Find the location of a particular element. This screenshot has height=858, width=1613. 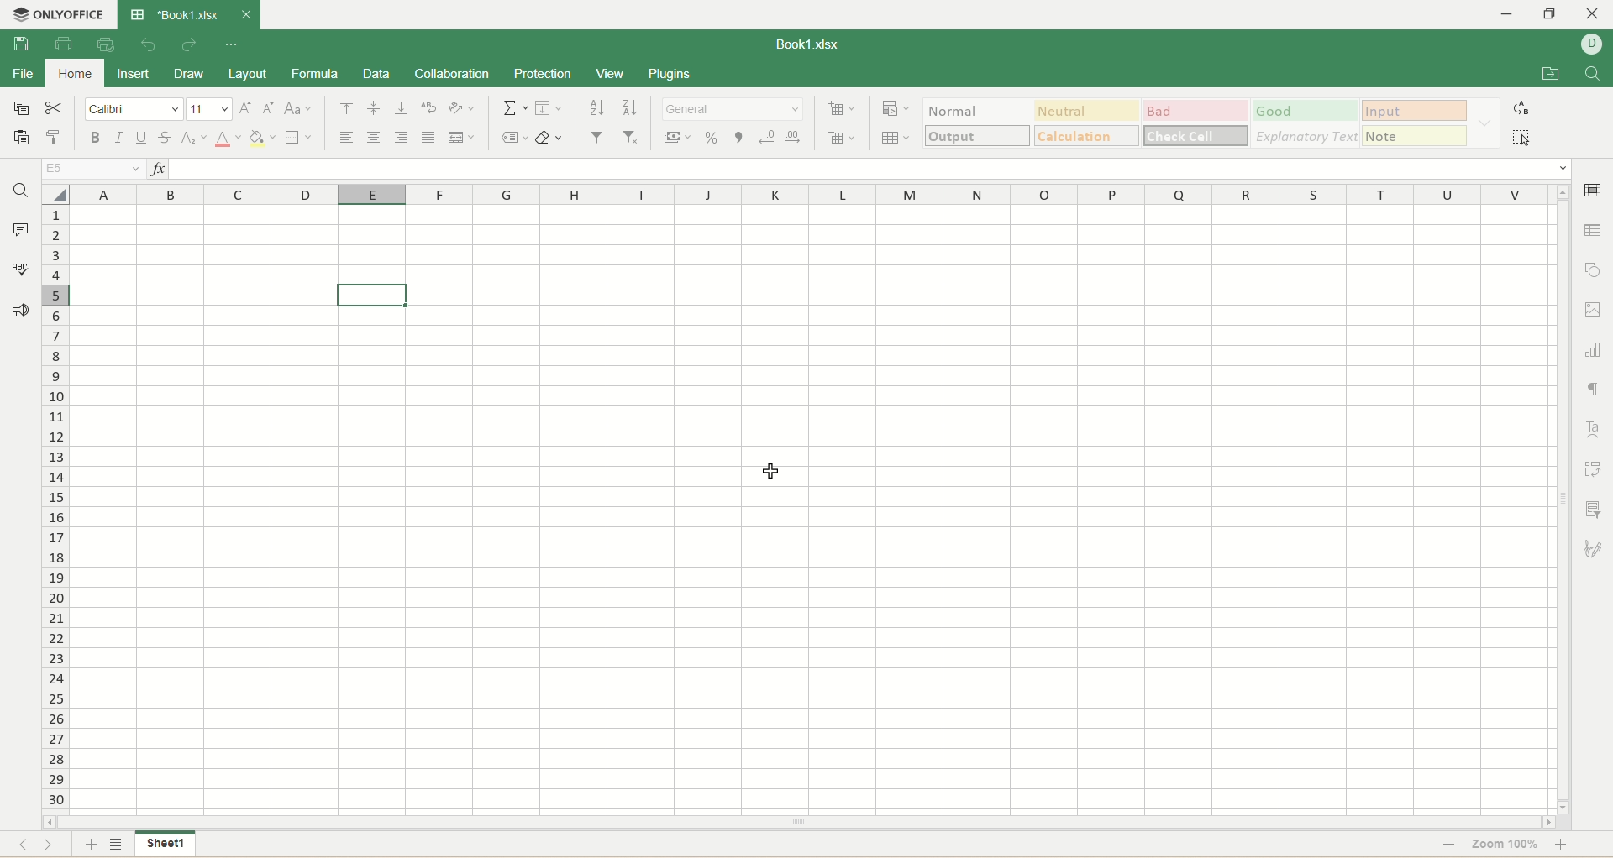

draw is located at coordinates (194, 75).